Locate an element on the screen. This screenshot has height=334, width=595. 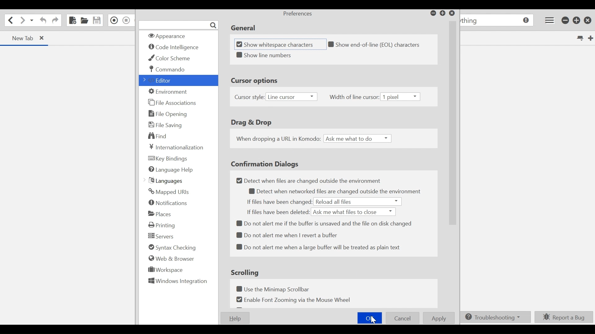
Internationalization is located at coordinates (174, 147).